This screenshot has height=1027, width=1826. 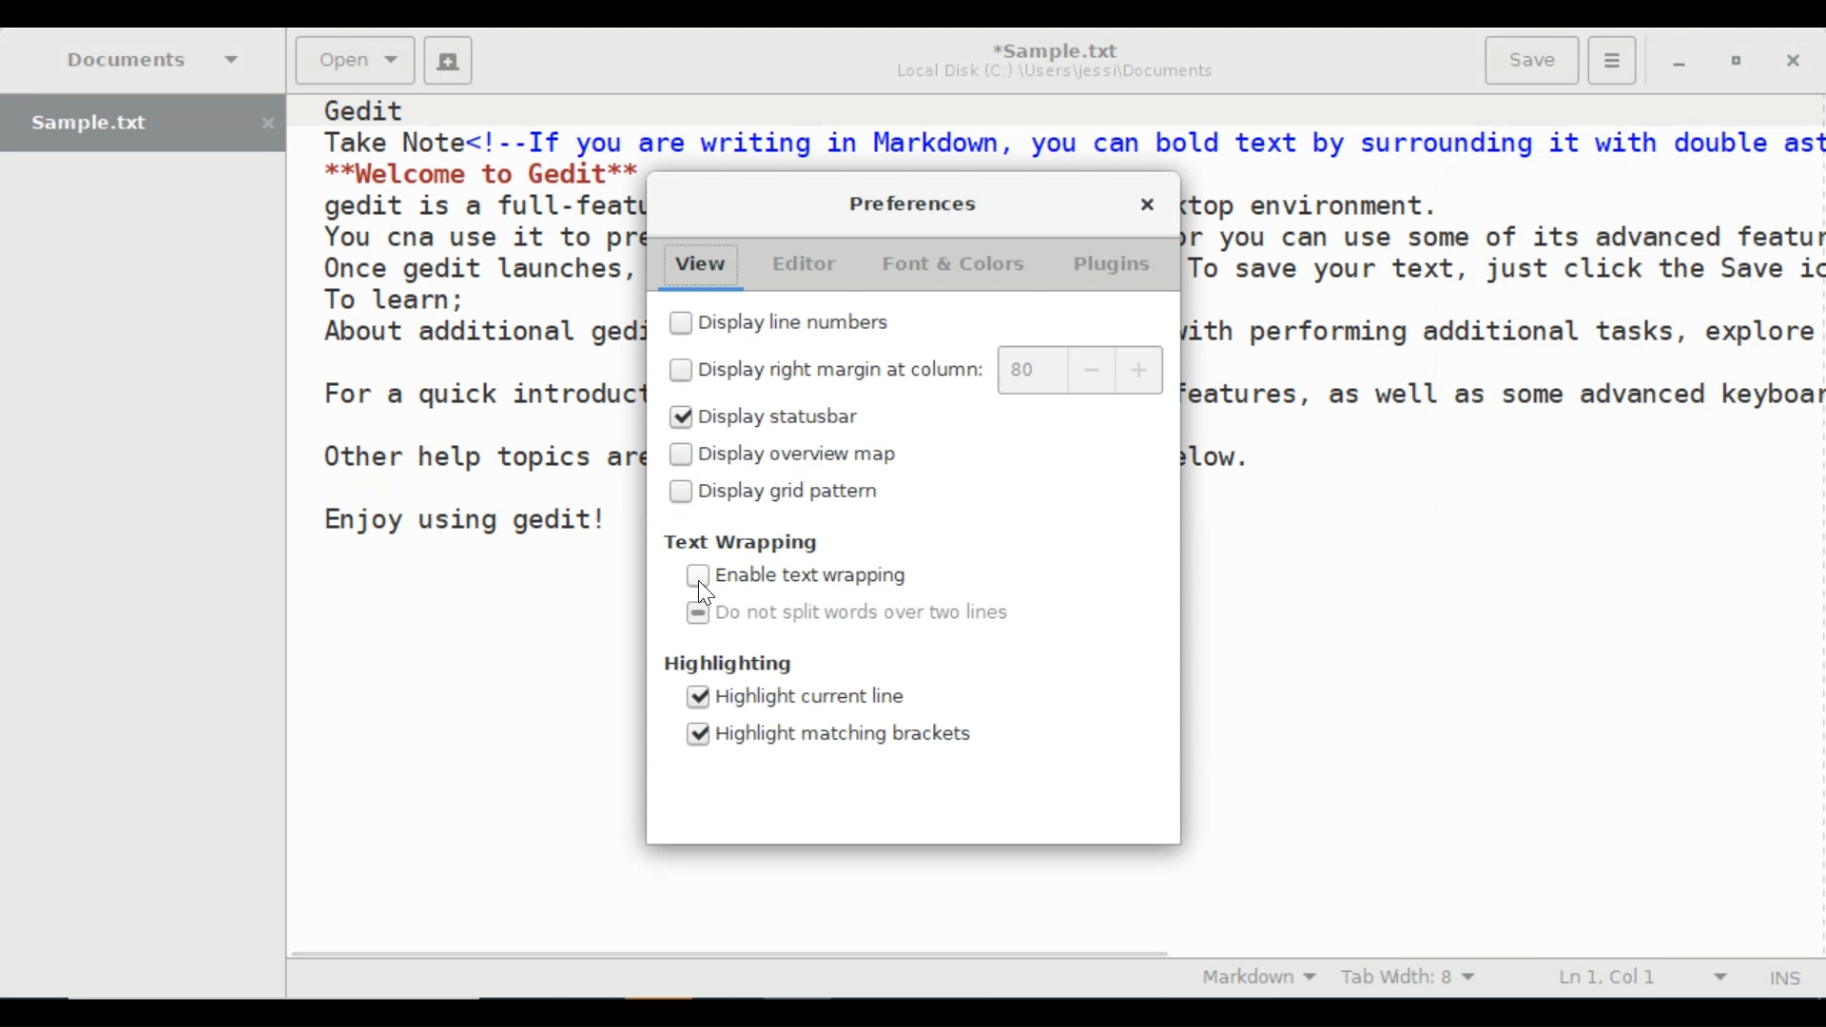 What do you see at coordinates (748, 542) in the screenshot?
I see `Text Wrapping` at bounding box center [748, 542].